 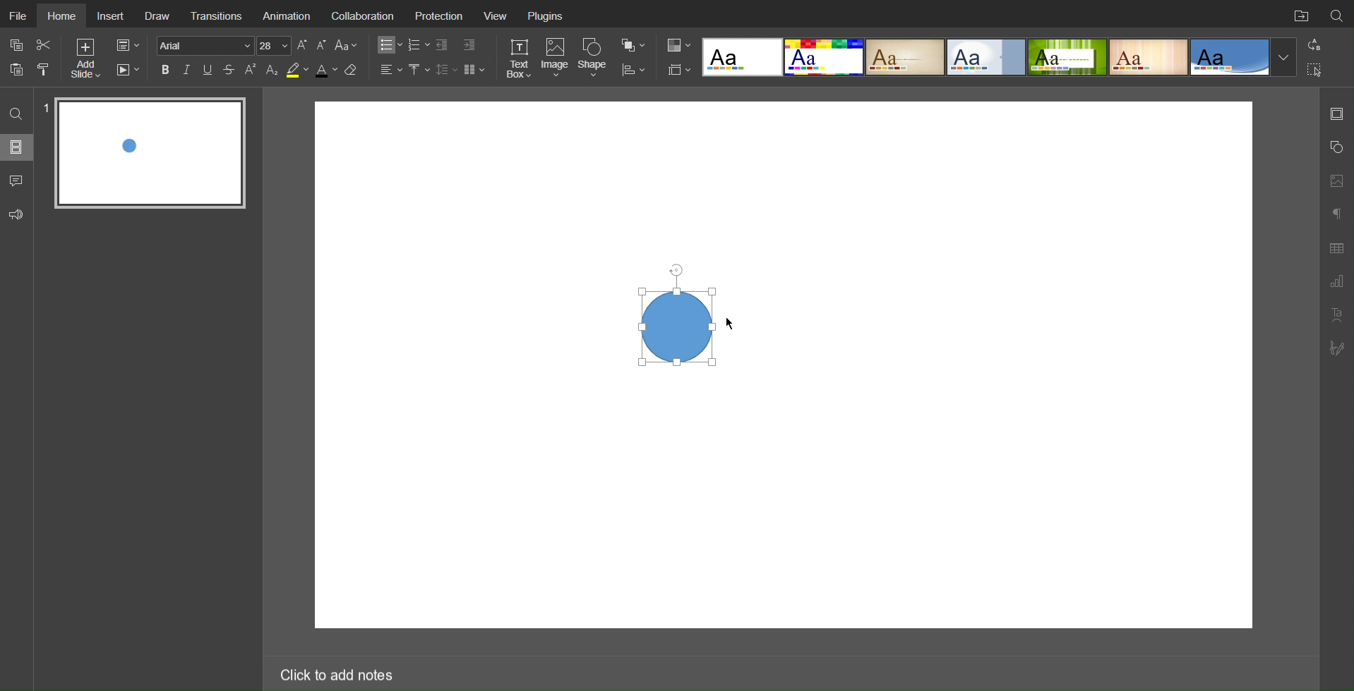 I want to click on copy, so click(x=19, y=47).